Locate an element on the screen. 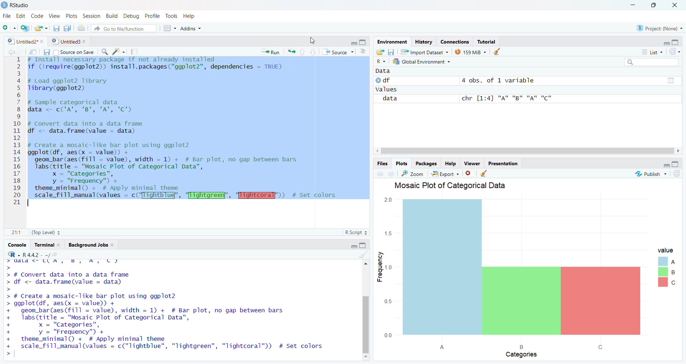 The width and height of the screenshot is (686, 364). Help is located at coordinates (450, 164).